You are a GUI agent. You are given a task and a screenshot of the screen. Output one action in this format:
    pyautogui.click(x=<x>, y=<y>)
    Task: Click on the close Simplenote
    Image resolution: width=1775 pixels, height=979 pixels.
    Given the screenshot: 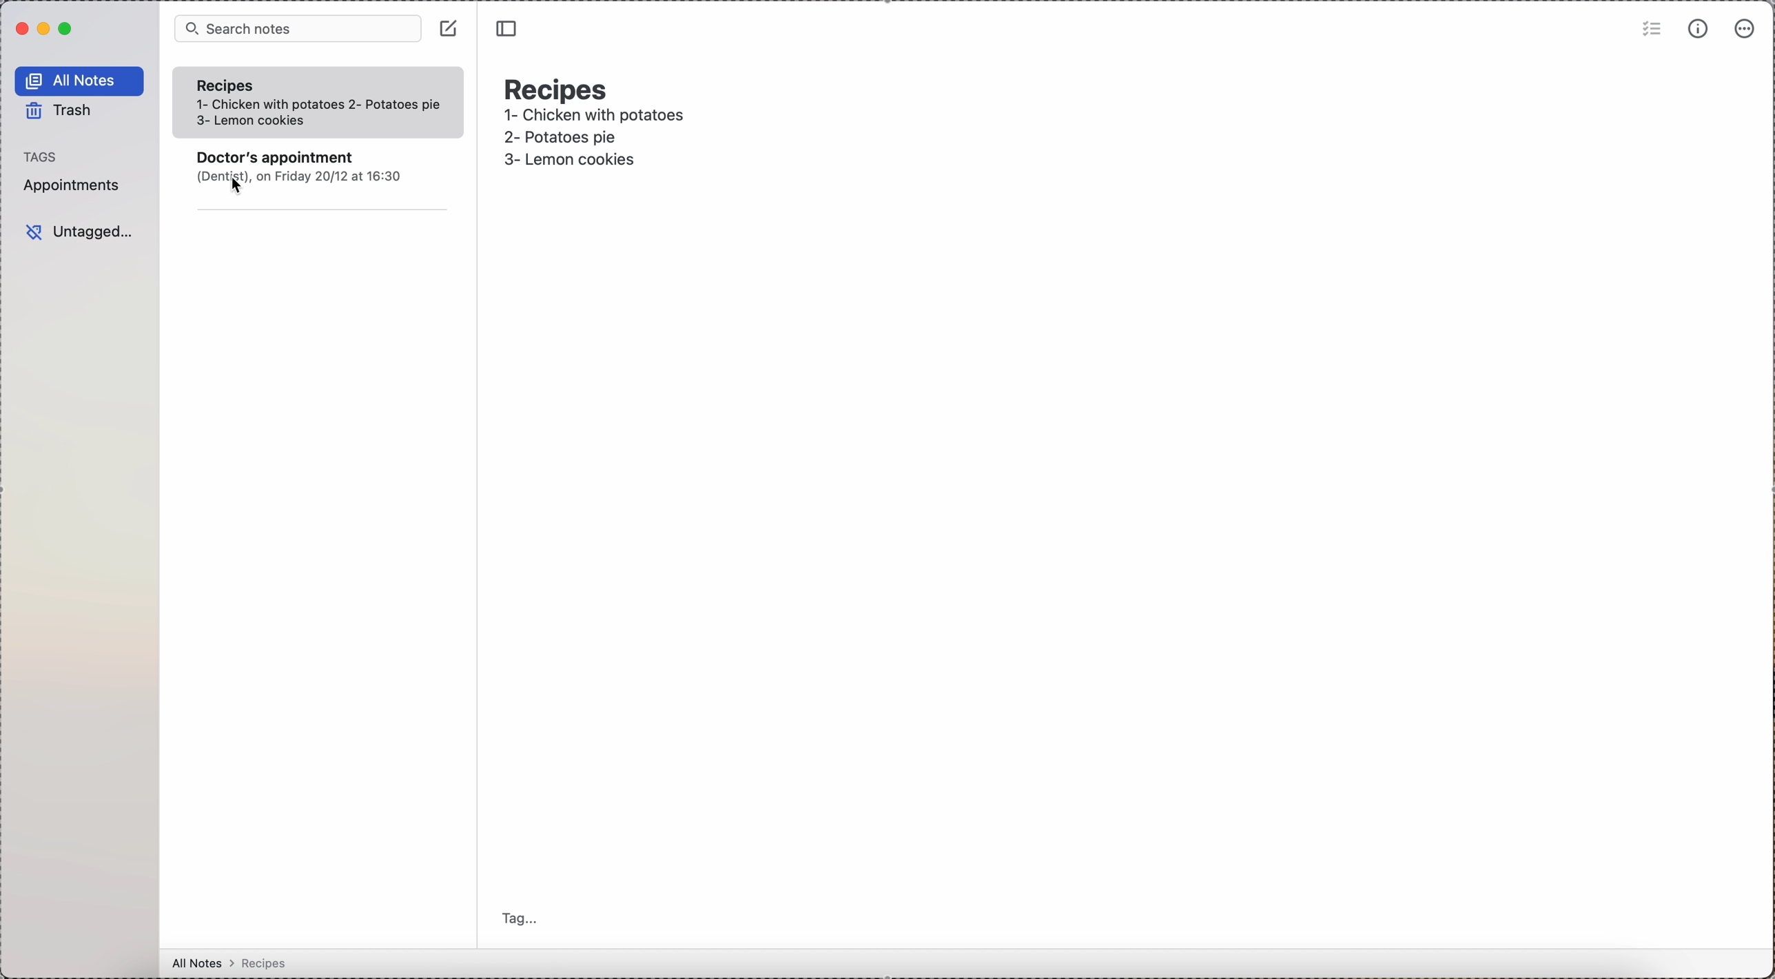 What is the action you would take?
    pyautogui.click(x=21, y=28)
    